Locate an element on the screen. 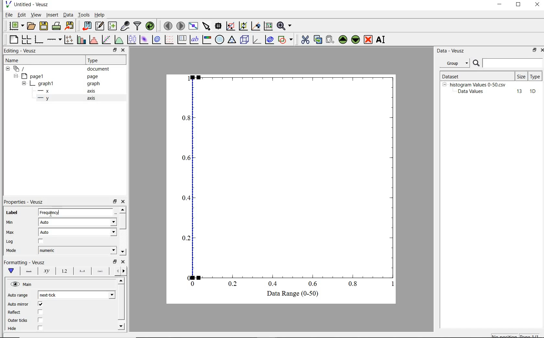 The image size is (544, 338). editing-veusz is located at coordinates (20, 51).